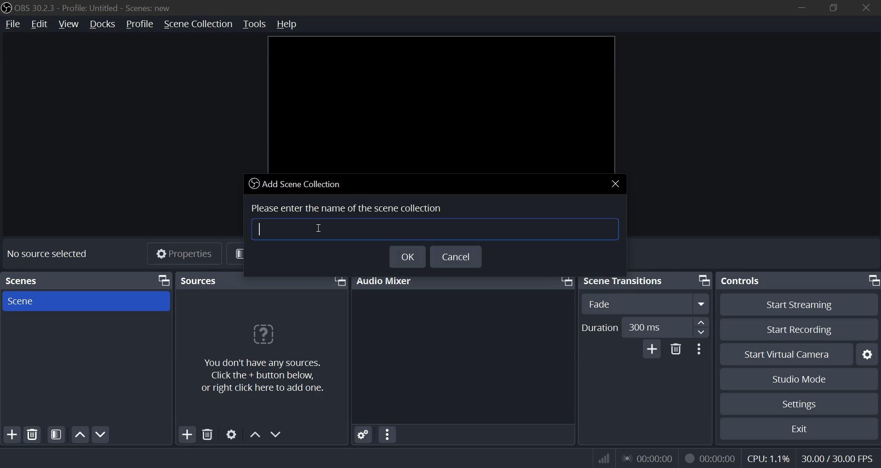 Image resolution: width=881 pixels, height=468 pixels. Describe the element at coordinates (80, 434) in the screenshot. I see `move up scene` at that location.